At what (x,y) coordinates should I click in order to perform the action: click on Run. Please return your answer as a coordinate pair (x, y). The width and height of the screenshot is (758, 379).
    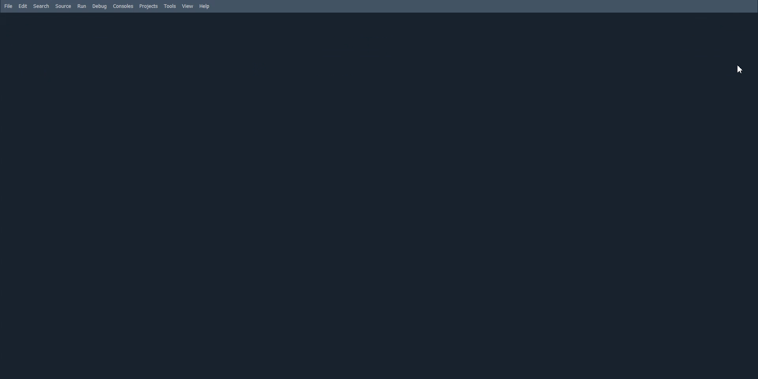
    Looking at the image, I should click on (82, 6).